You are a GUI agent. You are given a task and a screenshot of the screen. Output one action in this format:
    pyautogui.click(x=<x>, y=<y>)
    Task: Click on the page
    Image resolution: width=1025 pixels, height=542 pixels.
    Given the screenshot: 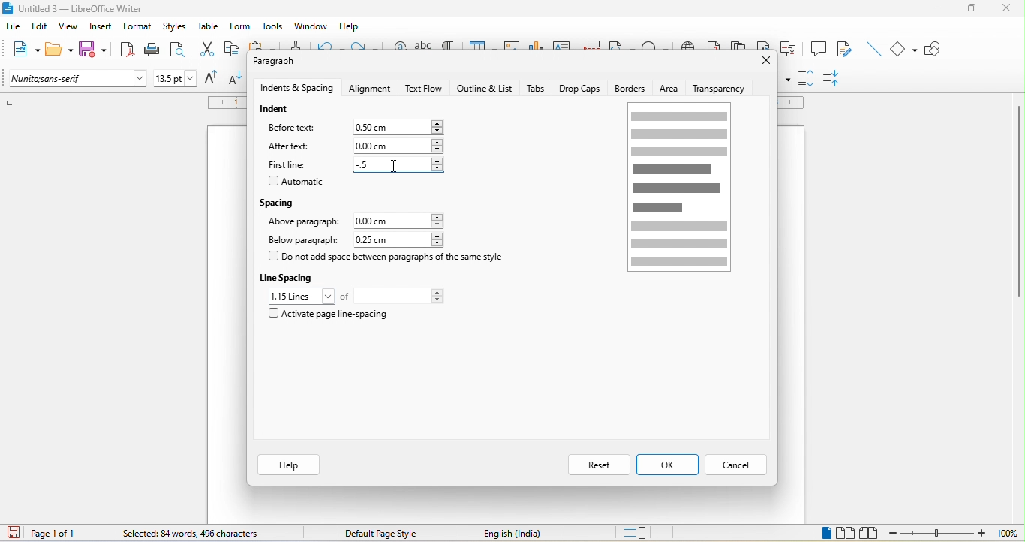 What is the action you would take?
    pyautogui.click(x=680, y=188)
    